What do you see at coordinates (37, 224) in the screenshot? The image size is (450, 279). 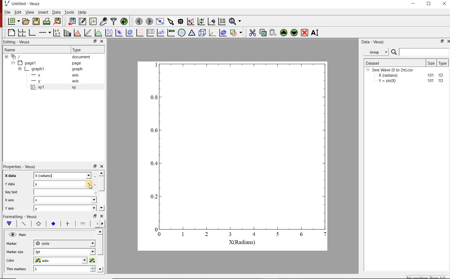 I see `xy` at bounding box center [37, 224].